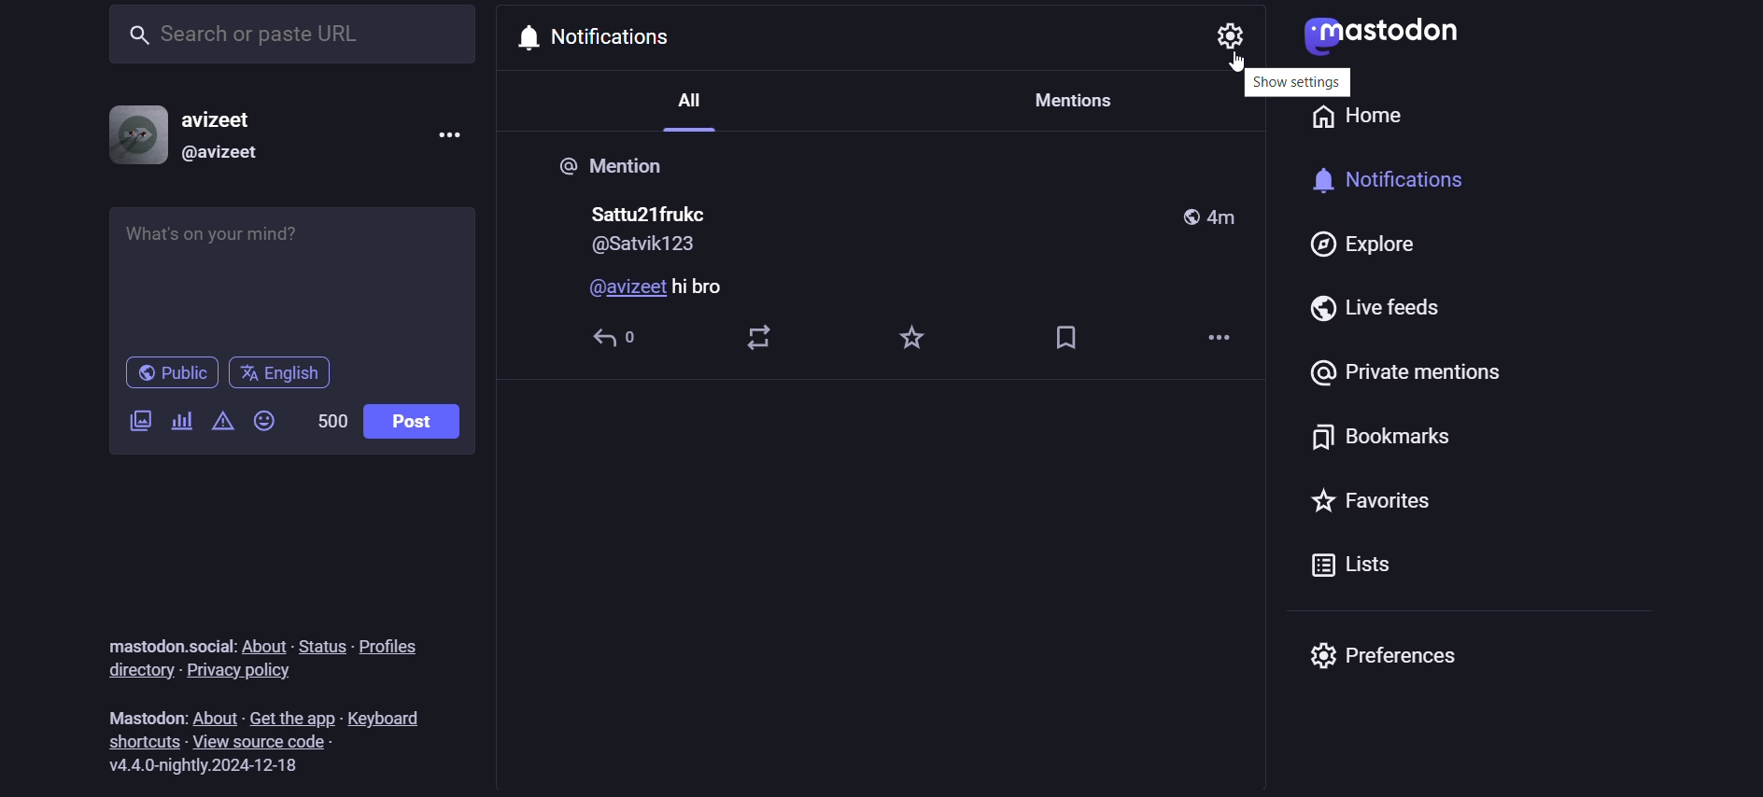 The width and height of the screenshot is (1763, 797). Describe the element at coordinates (262, 420) in the screenshot. I see `Emojis` at that location.